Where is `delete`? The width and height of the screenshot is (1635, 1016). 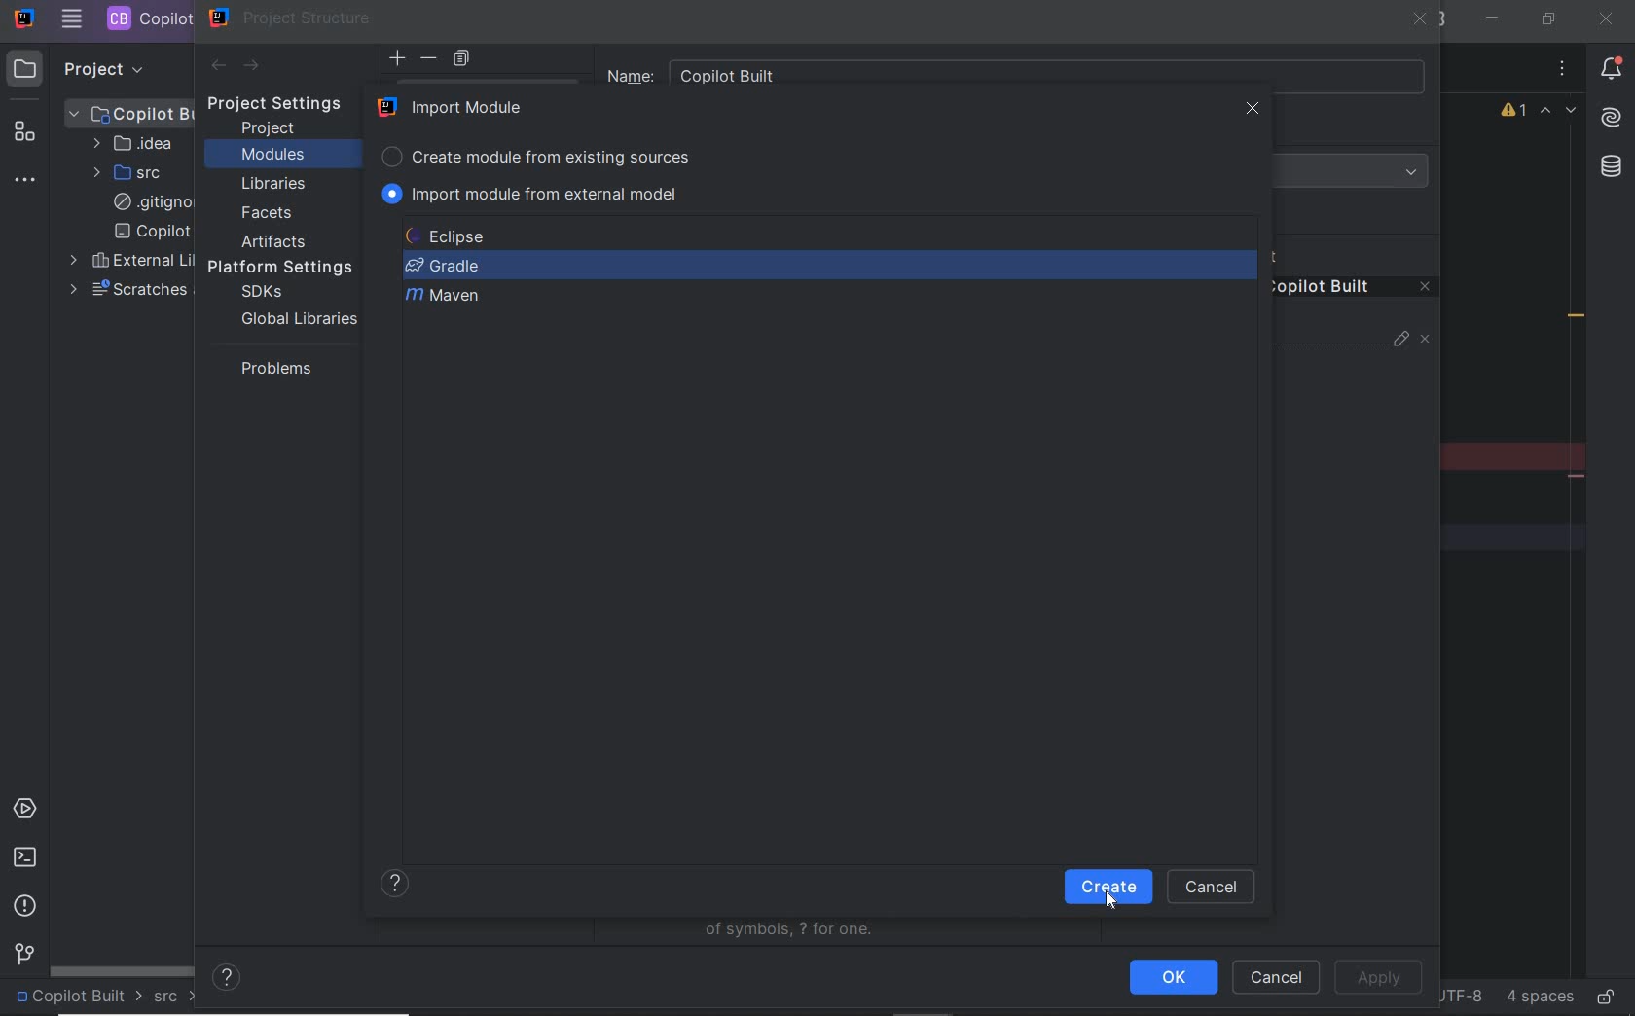
delete is located at coordinates (430, 58).